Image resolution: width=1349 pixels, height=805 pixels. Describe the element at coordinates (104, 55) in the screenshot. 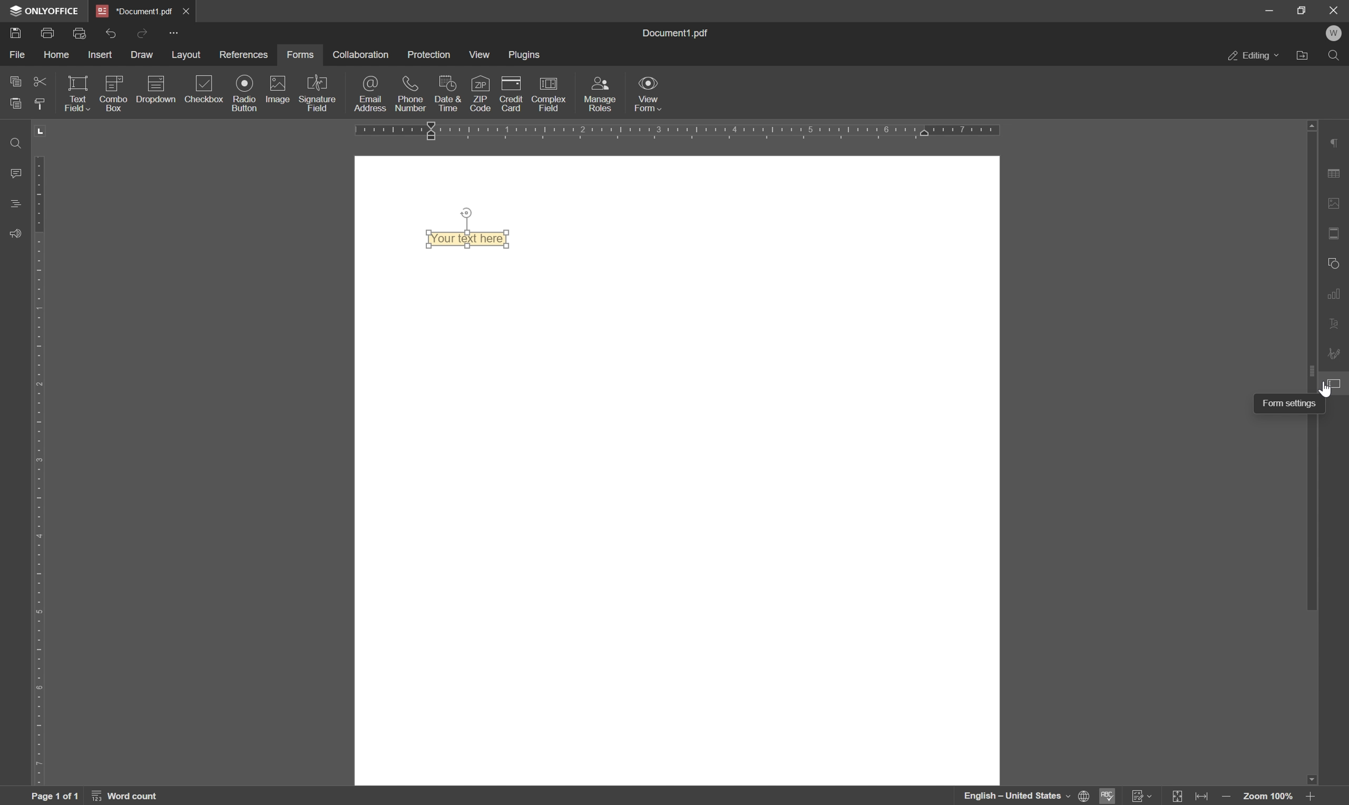

I see `insert` at that location.